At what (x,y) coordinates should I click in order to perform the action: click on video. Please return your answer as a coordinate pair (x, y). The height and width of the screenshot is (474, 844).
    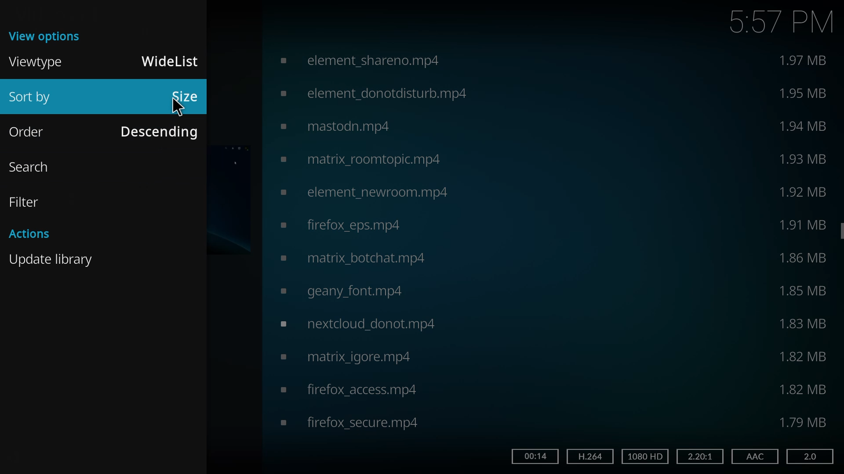
    Looking at the image, I should click on (375, 93).